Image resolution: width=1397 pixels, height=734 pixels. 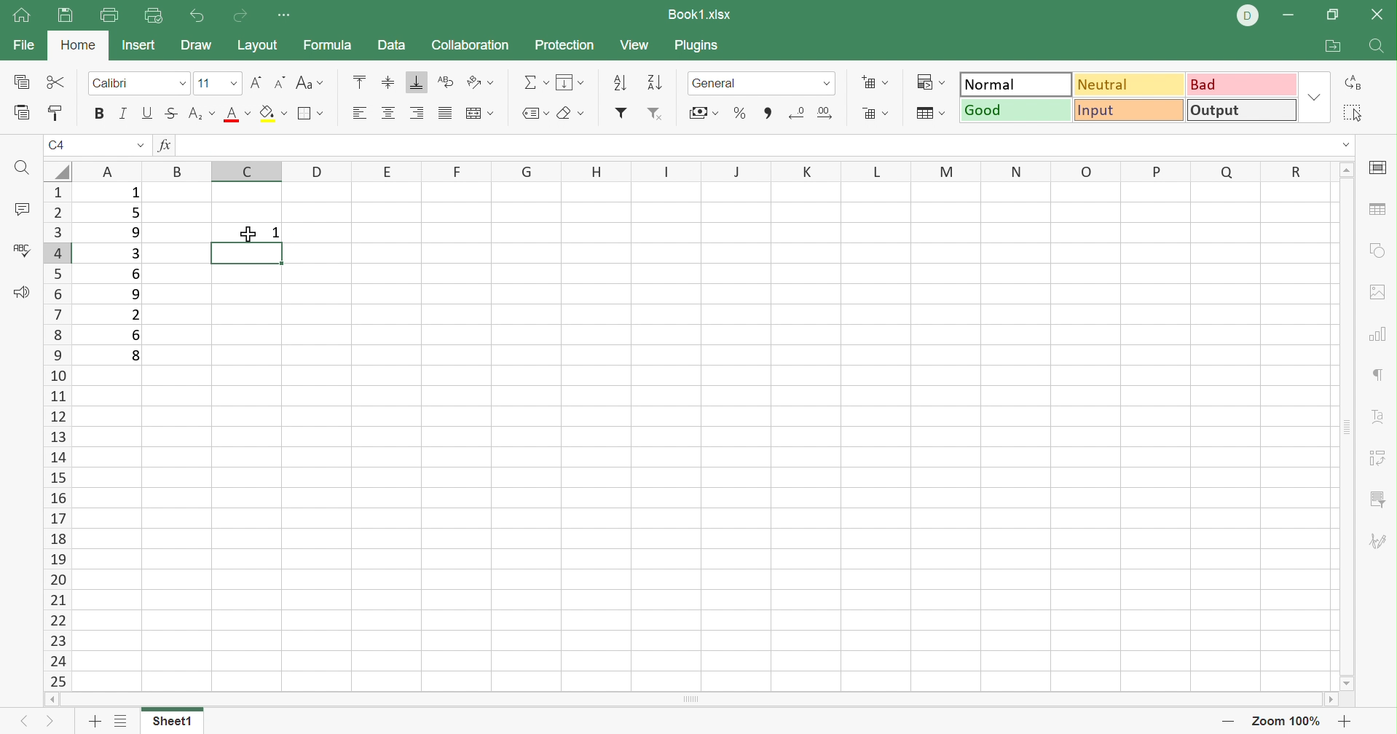 What do you see at coordinates (636, 45) in the screenshot?
I see `View` at bounding box center [636, 45].